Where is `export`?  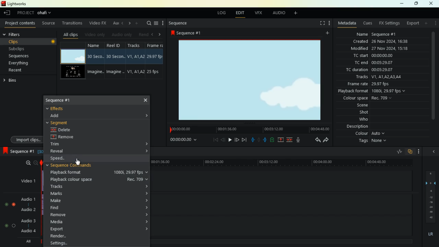 export is located at coordinates (413, 23).